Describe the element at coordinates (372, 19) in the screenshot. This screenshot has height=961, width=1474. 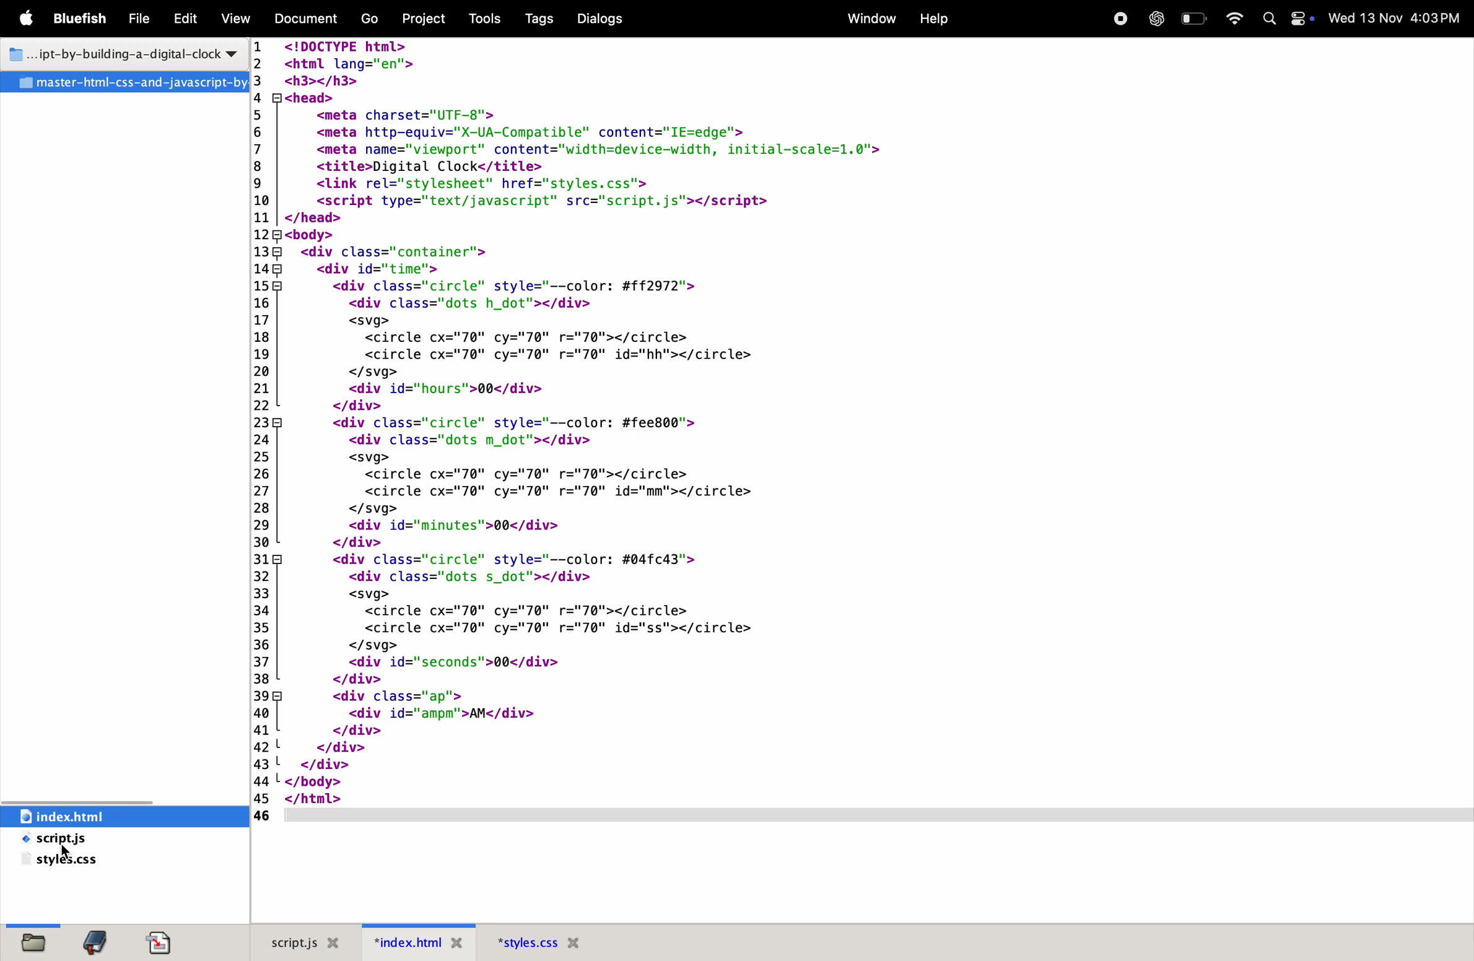
I see `Go` at that location.